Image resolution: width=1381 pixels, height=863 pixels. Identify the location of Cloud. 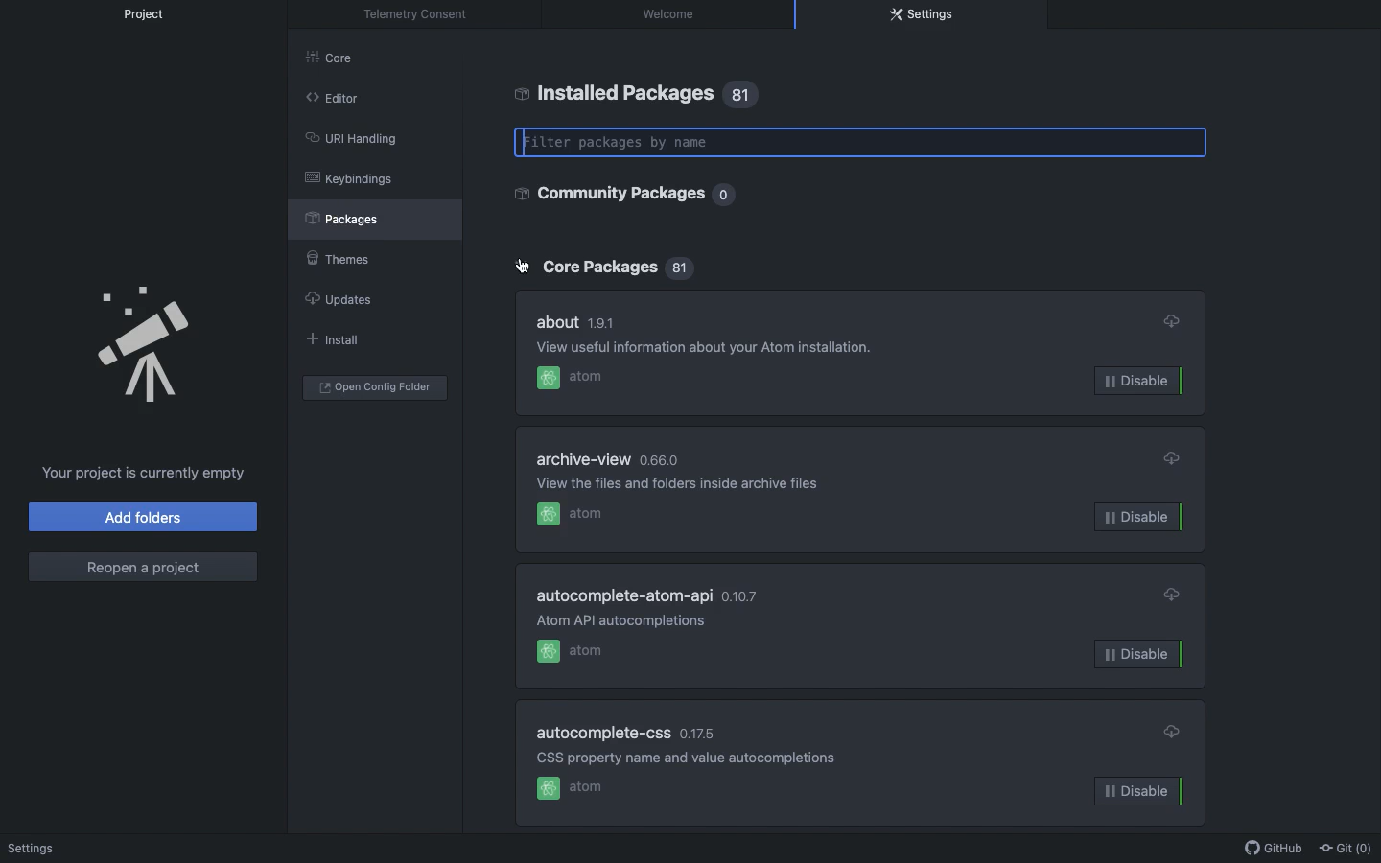
(1173, 458).